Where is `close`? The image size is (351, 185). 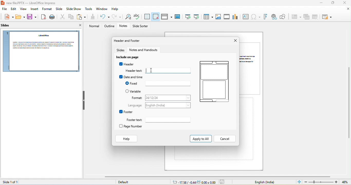 close is located at coordinates (344, 3).